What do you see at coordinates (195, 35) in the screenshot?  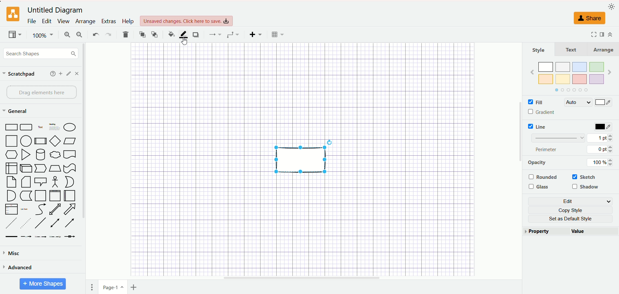 I see `shadow` at bounding box center [195, 35].